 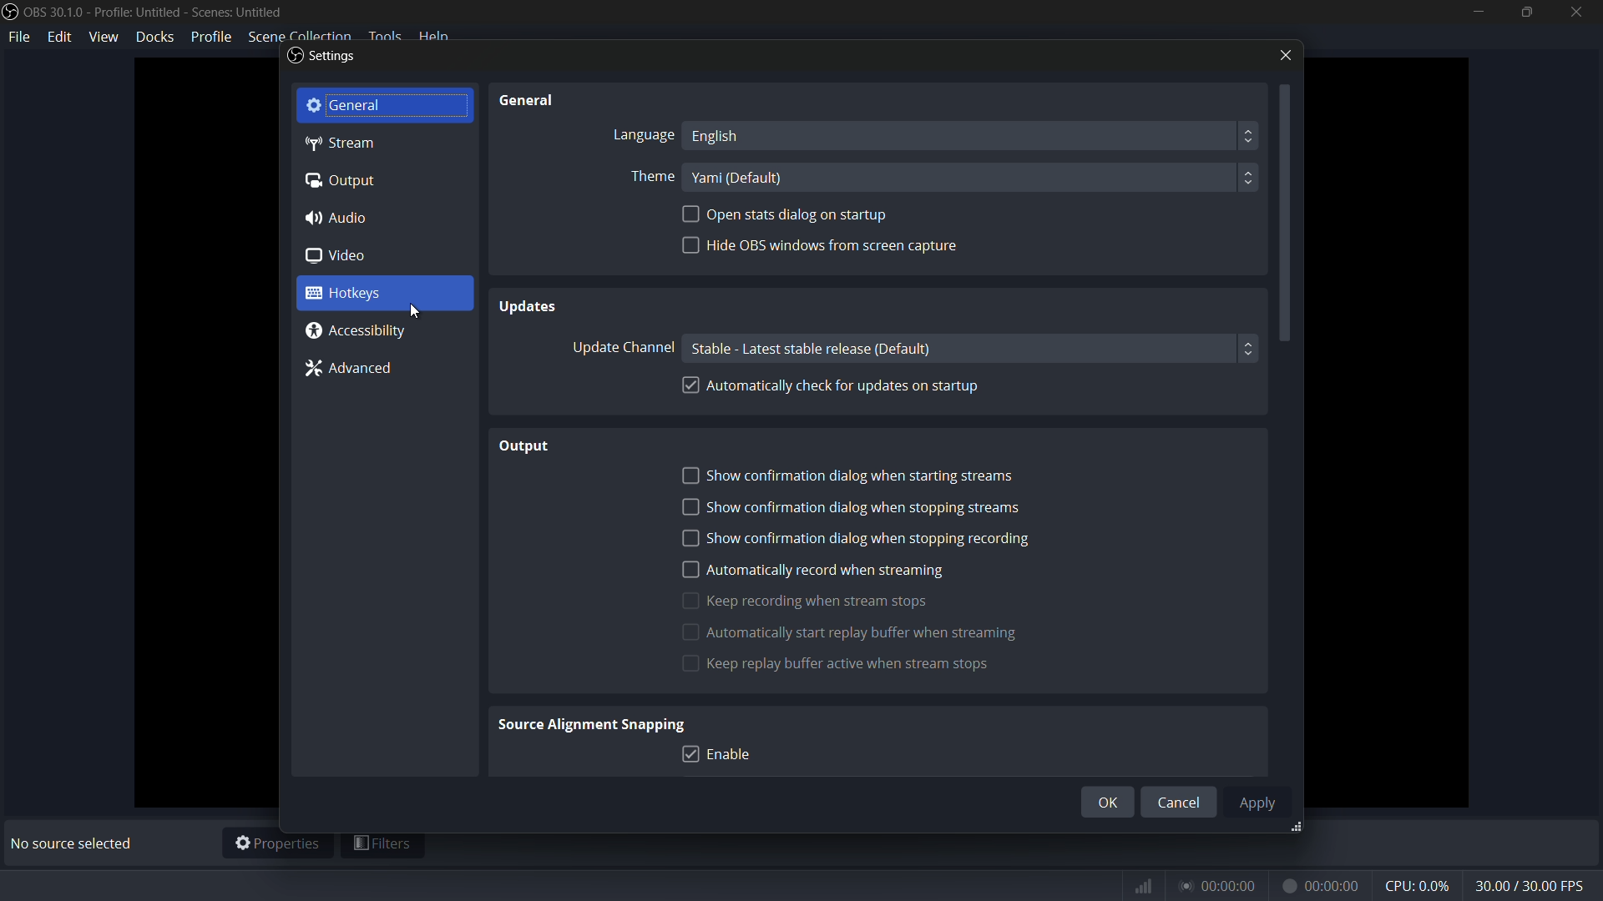 I want to click on timer, so click(x=1246, y=886).